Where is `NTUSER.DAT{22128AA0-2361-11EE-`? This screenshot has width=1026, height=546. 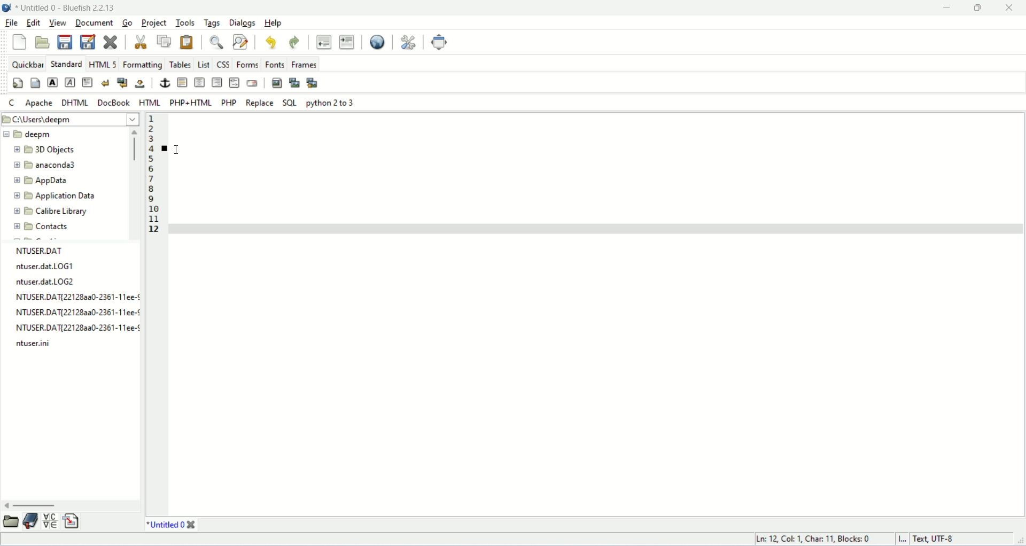 NTUSER.DAT{22128AA0-2361-11EE- is located at coordinates (80, 298).